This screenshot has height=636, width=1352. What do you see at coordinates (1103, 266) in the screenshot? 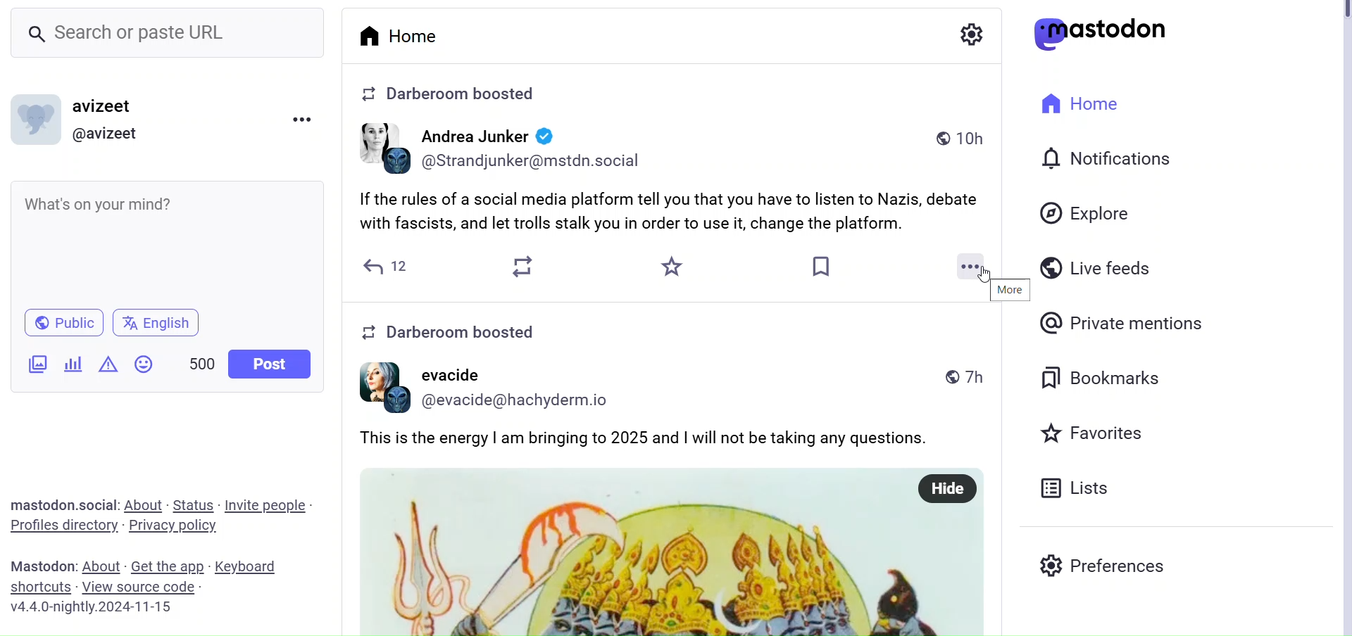
I see `Live Feeds` at bounding box center [1103, 266].